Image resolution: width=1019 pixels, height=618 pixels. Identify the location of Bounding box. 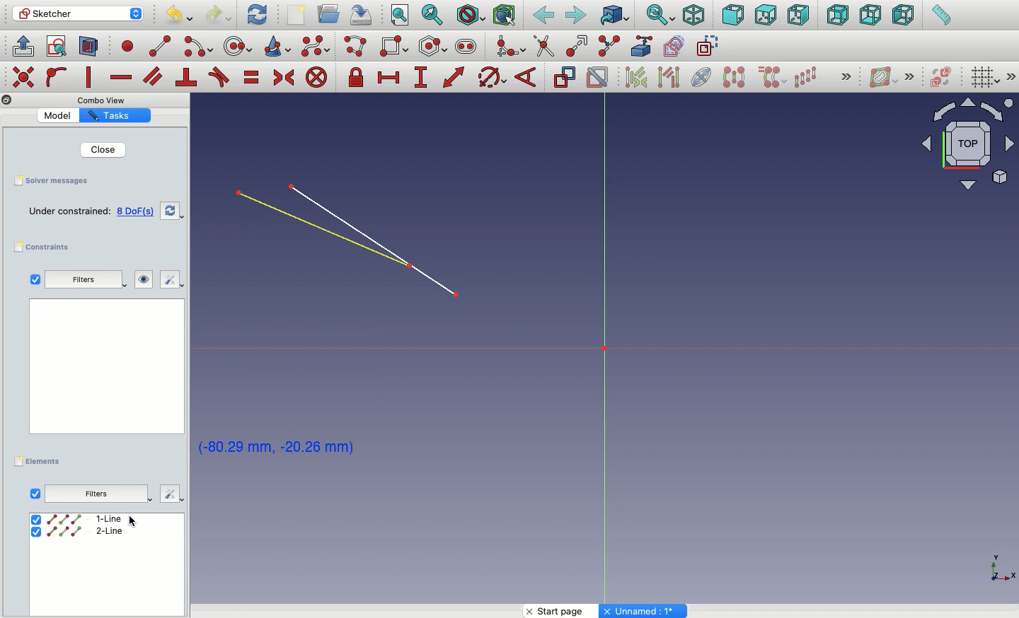
(506, 16).